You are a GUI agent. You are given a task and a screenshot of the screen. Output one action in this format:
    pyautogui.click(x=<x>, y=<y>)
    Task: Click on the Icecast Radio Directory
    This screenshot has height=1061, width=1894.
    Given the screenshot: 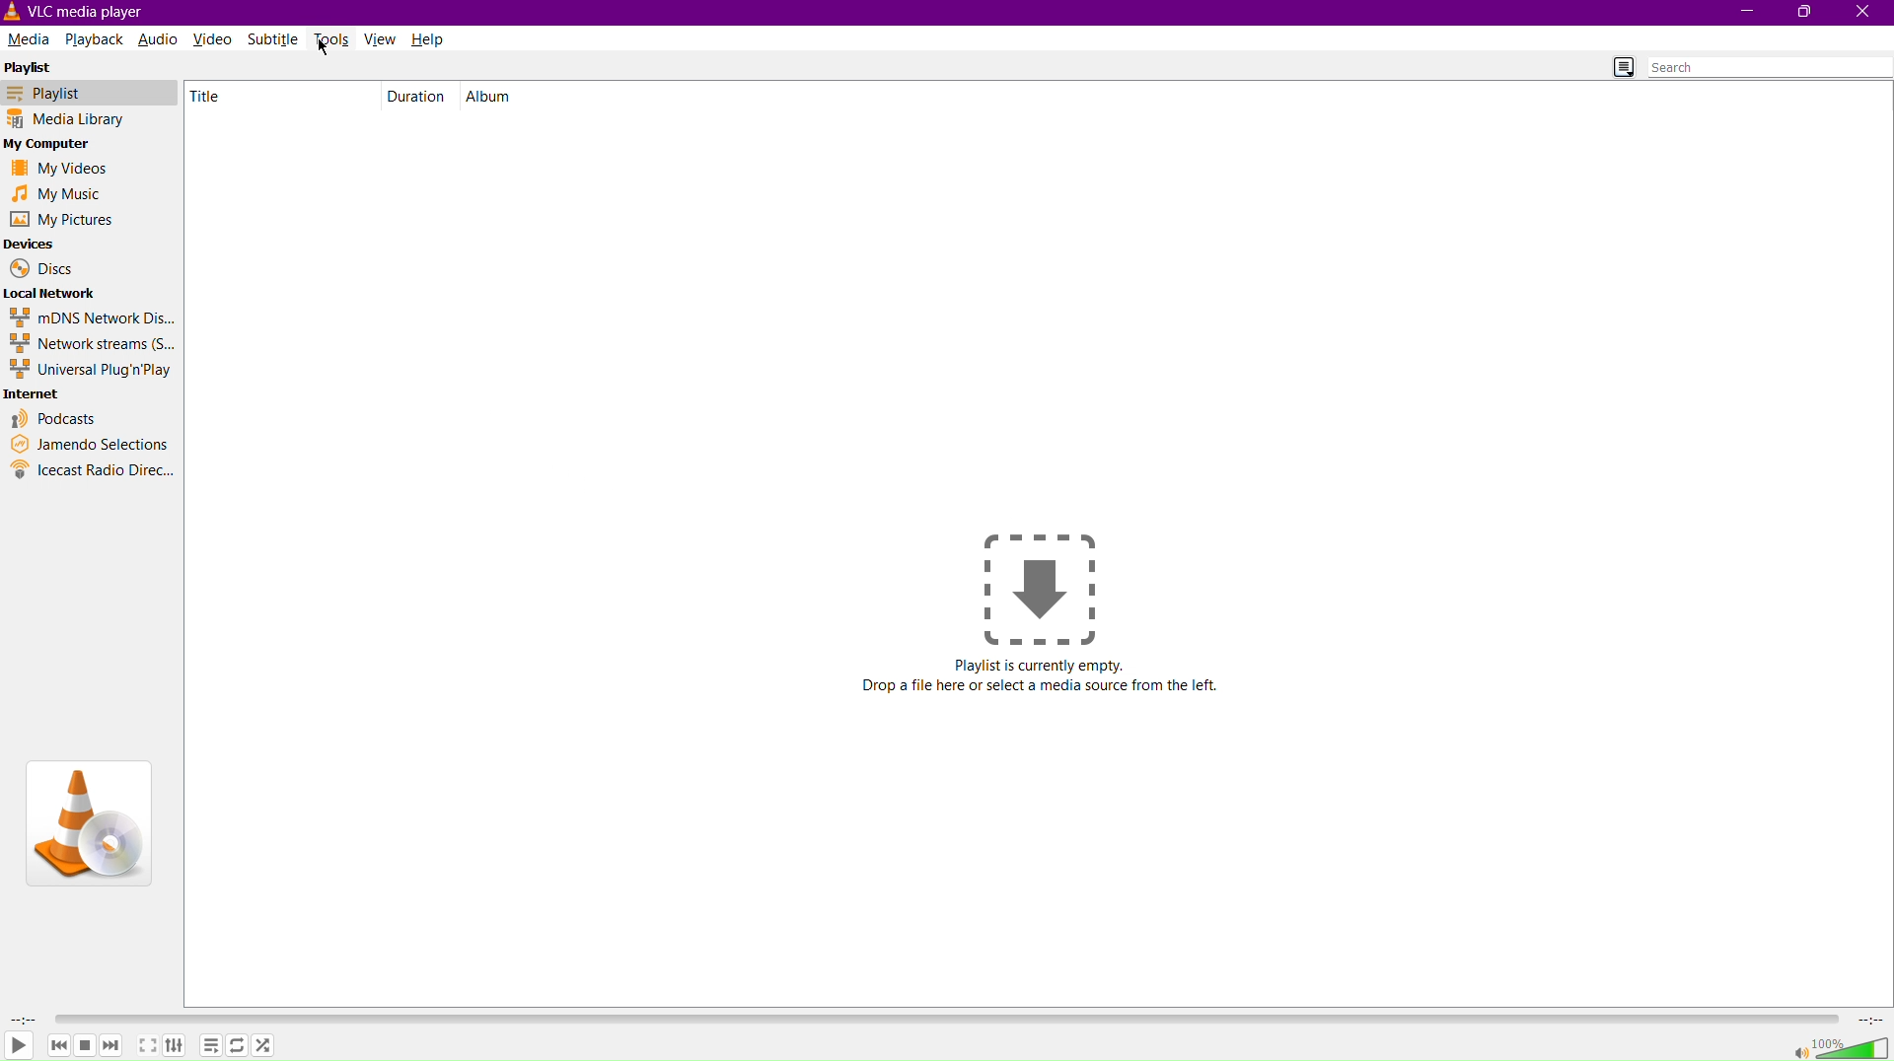 What is the action you would take?
    pyautogui.click(x=93, y=473)
    